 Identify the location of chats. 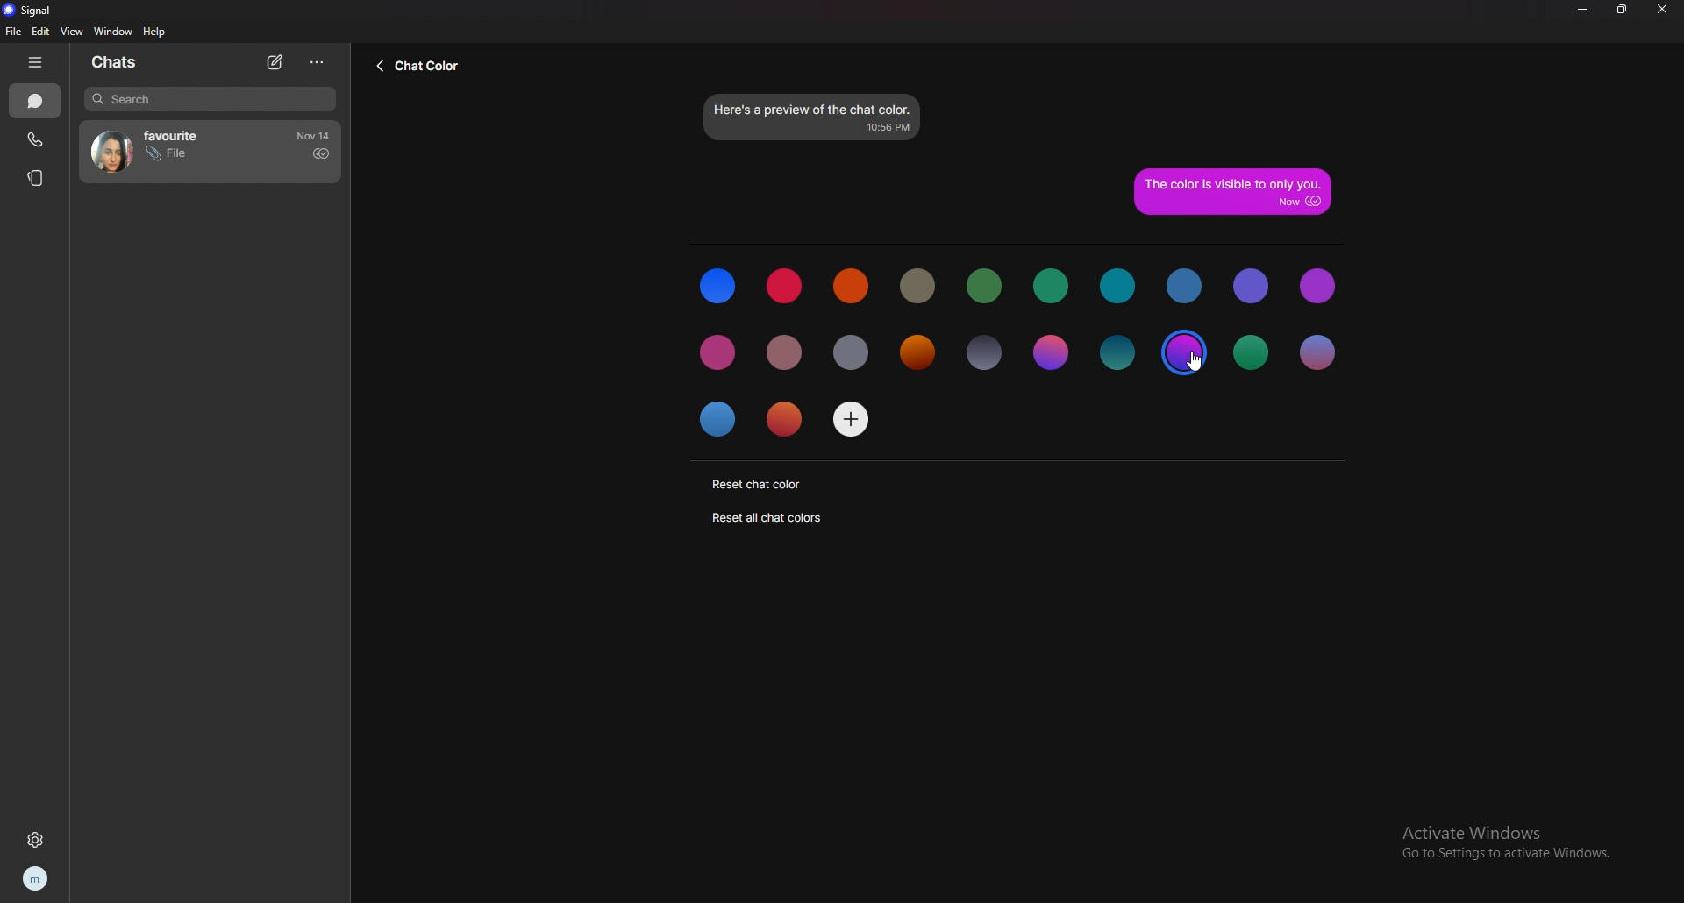
(125, 61).